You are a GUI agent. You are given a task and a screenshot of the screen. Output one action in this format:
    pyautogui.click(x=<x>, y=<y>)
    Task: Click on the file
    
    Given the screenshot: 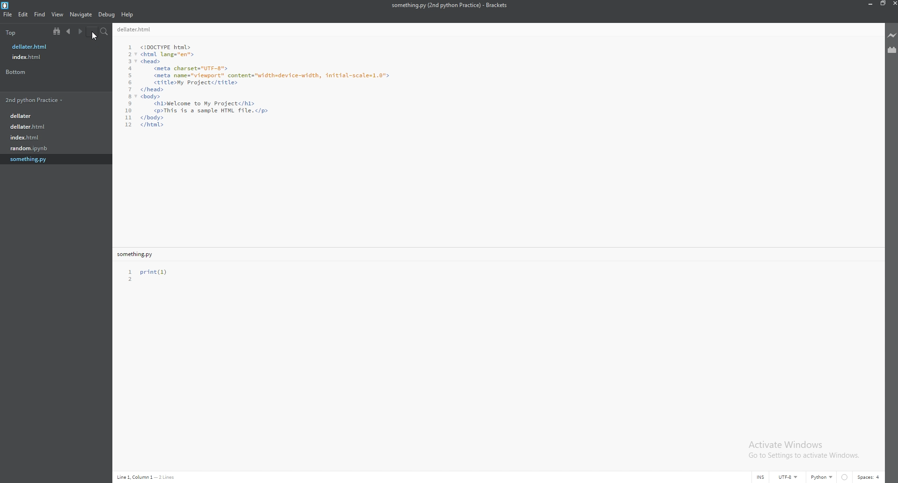 What is the action you would take?
    pyautogui.click(x=57, y=148)
    